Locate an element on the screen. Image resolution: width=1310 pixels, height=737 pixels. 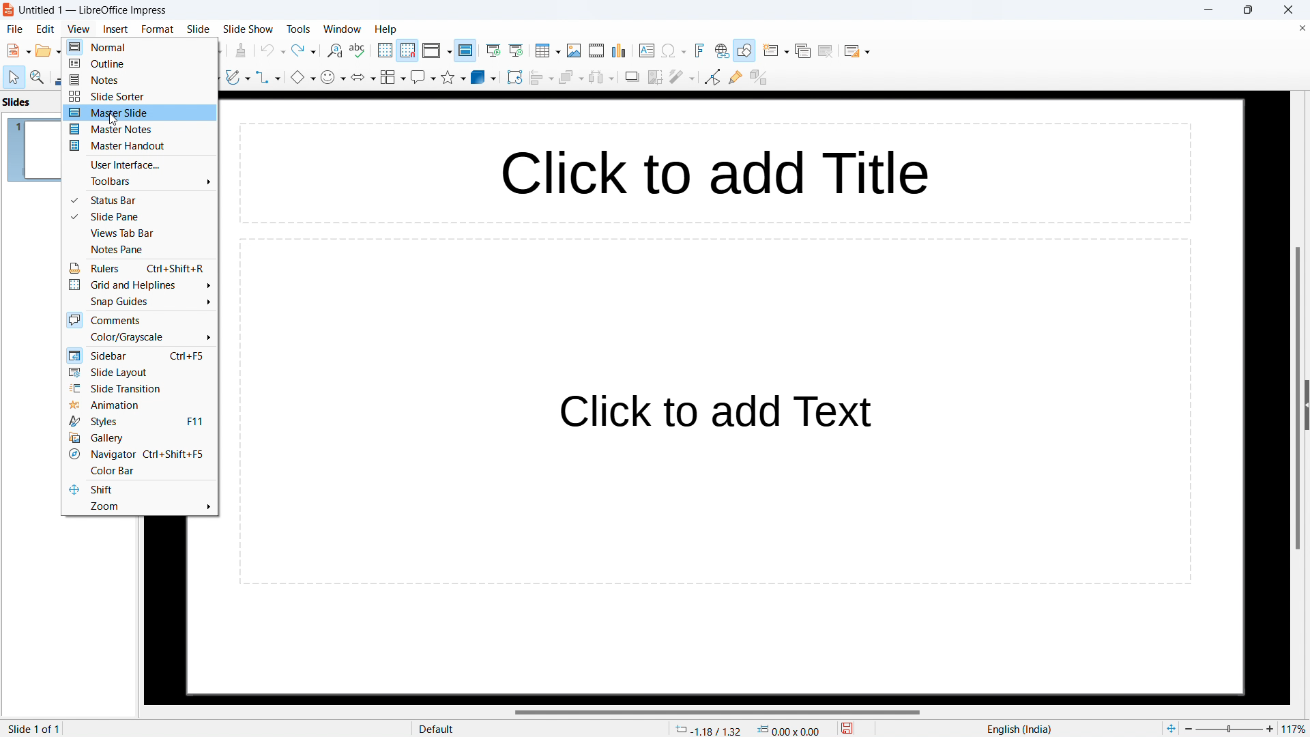
user interface is located at coordinates (139, 164).